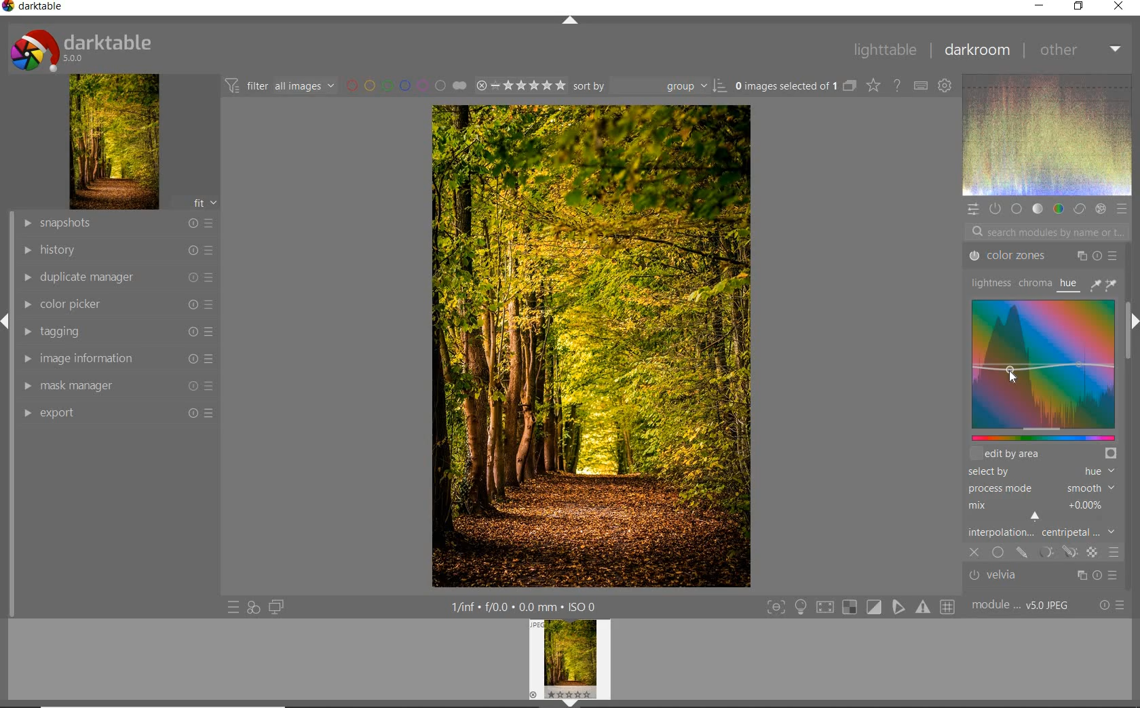 The image size is (1140, 708). What do you see at coordinates (649, 85) in the screenshot?
I see `SORT` at bounding box center [649, 85].